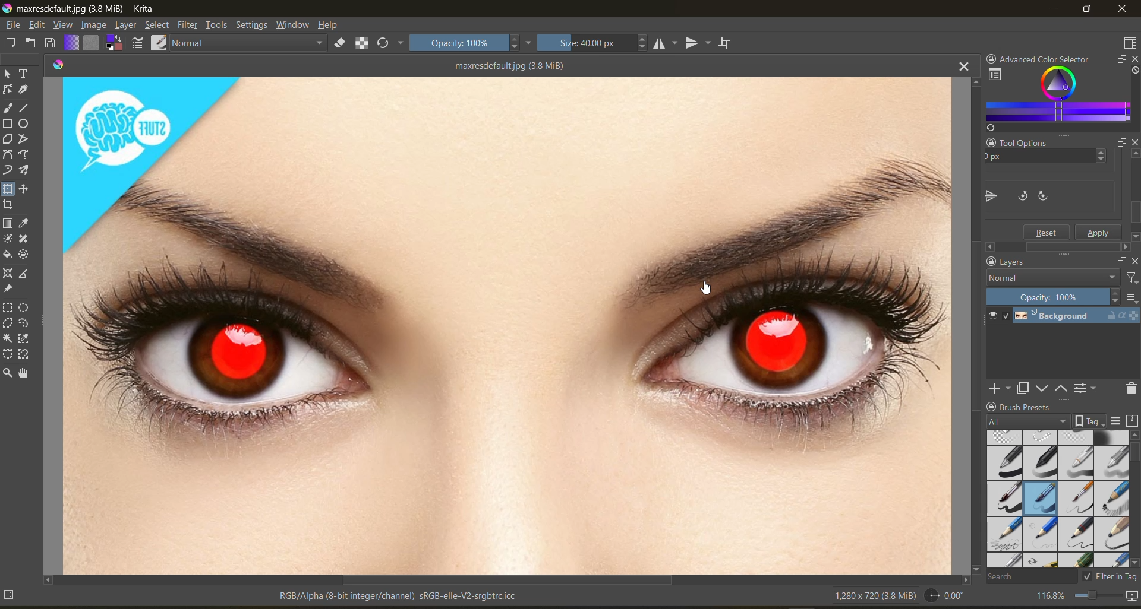  I want to click on image, so click(95, 25).